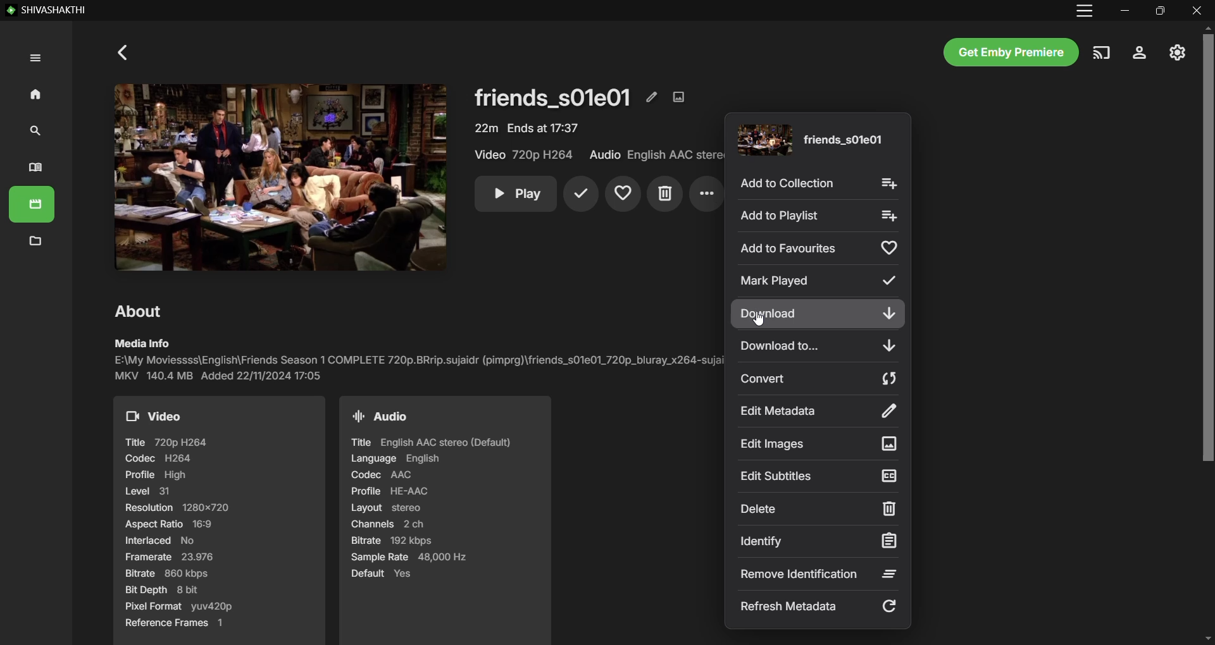 This screenshot has width=1215, height=645. I want to click on Restore Down, so click(1160, 10).